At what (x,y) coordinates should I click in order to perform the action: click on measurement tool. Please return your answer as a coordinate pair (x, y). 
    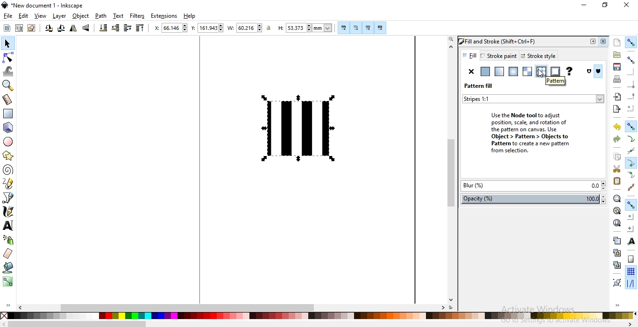
    Looking at the image, I should click on (8, 100).